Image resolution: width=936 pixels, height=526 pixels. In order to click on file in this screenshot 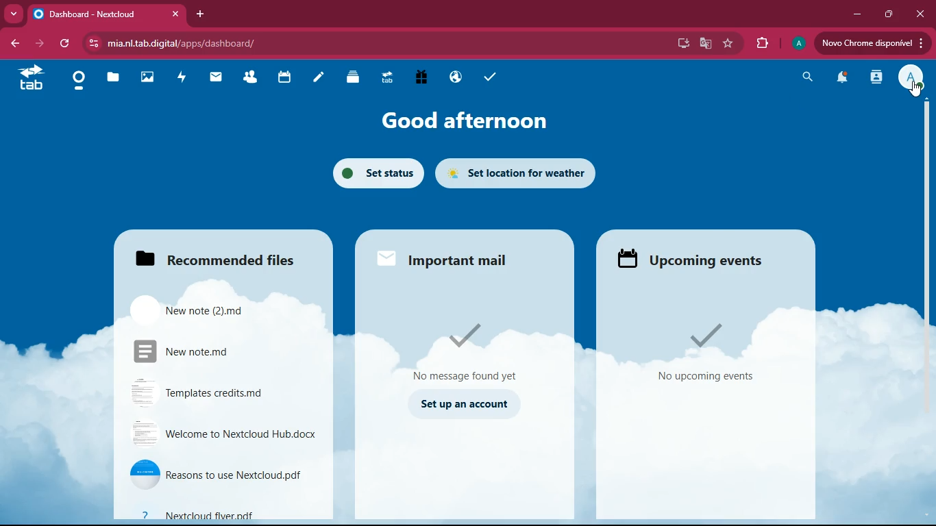, I will do `click(225, 513)`.